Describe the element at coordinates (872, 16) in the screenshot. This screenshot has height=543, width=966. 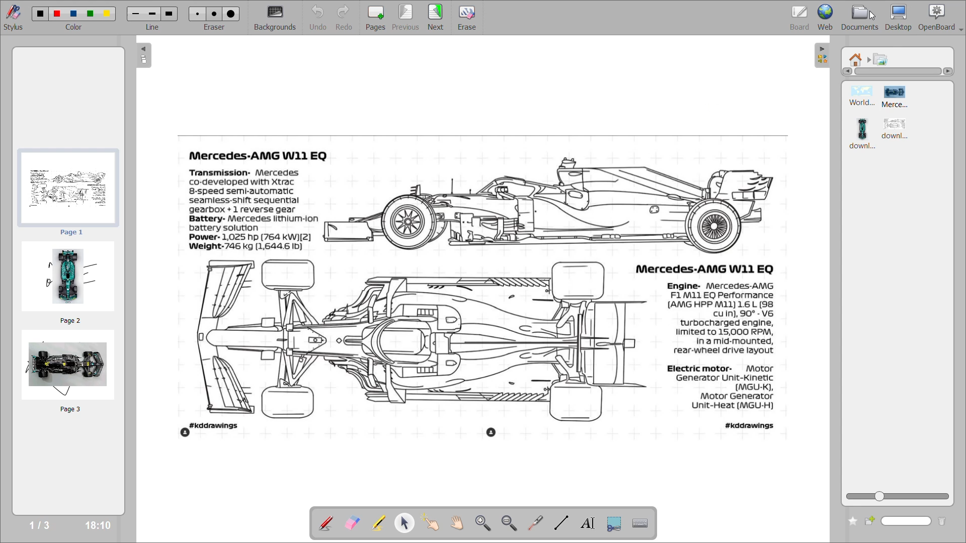
I see `cursor` at that location.